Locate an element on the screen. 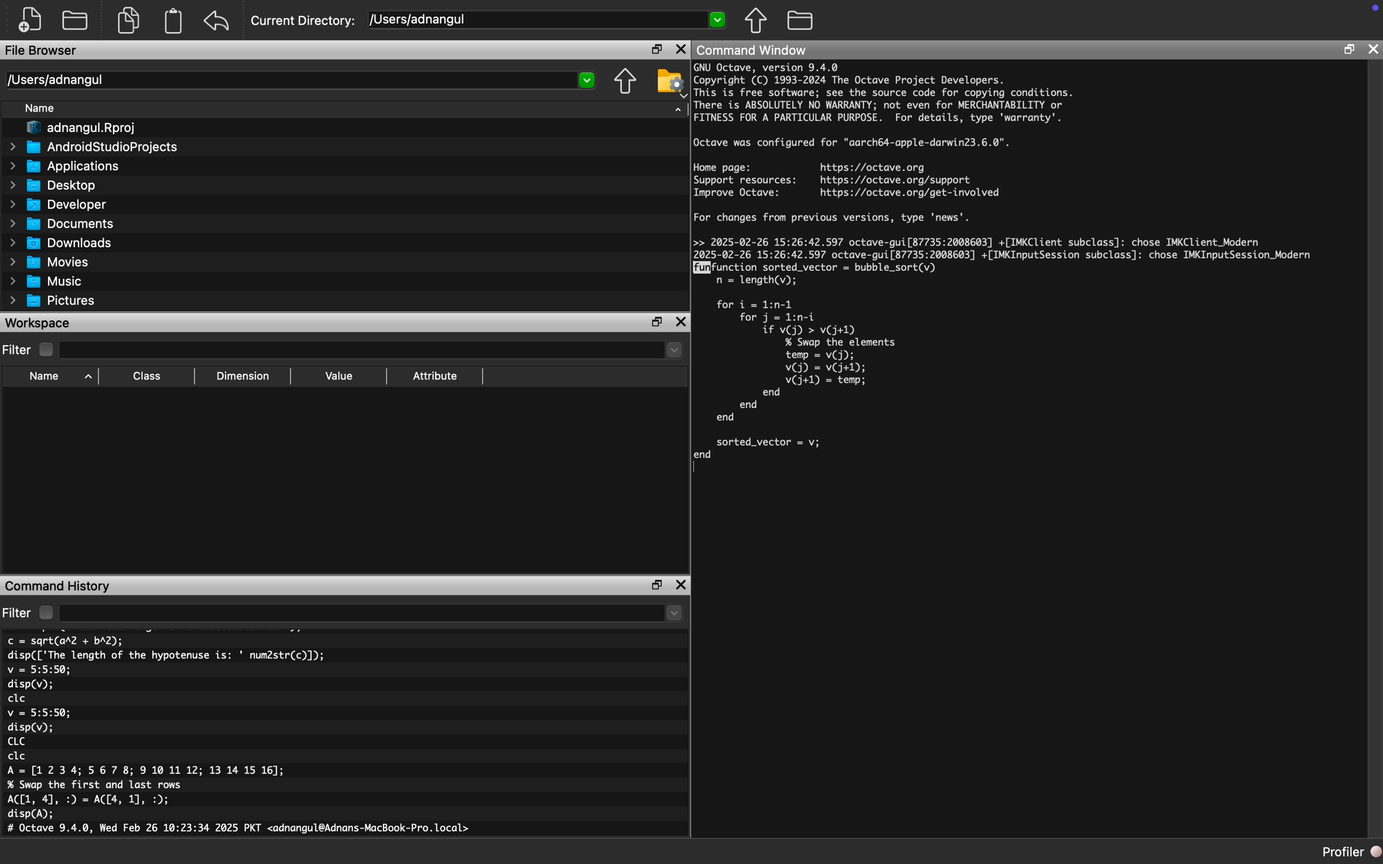  Close is located at coordinates (681, 49).